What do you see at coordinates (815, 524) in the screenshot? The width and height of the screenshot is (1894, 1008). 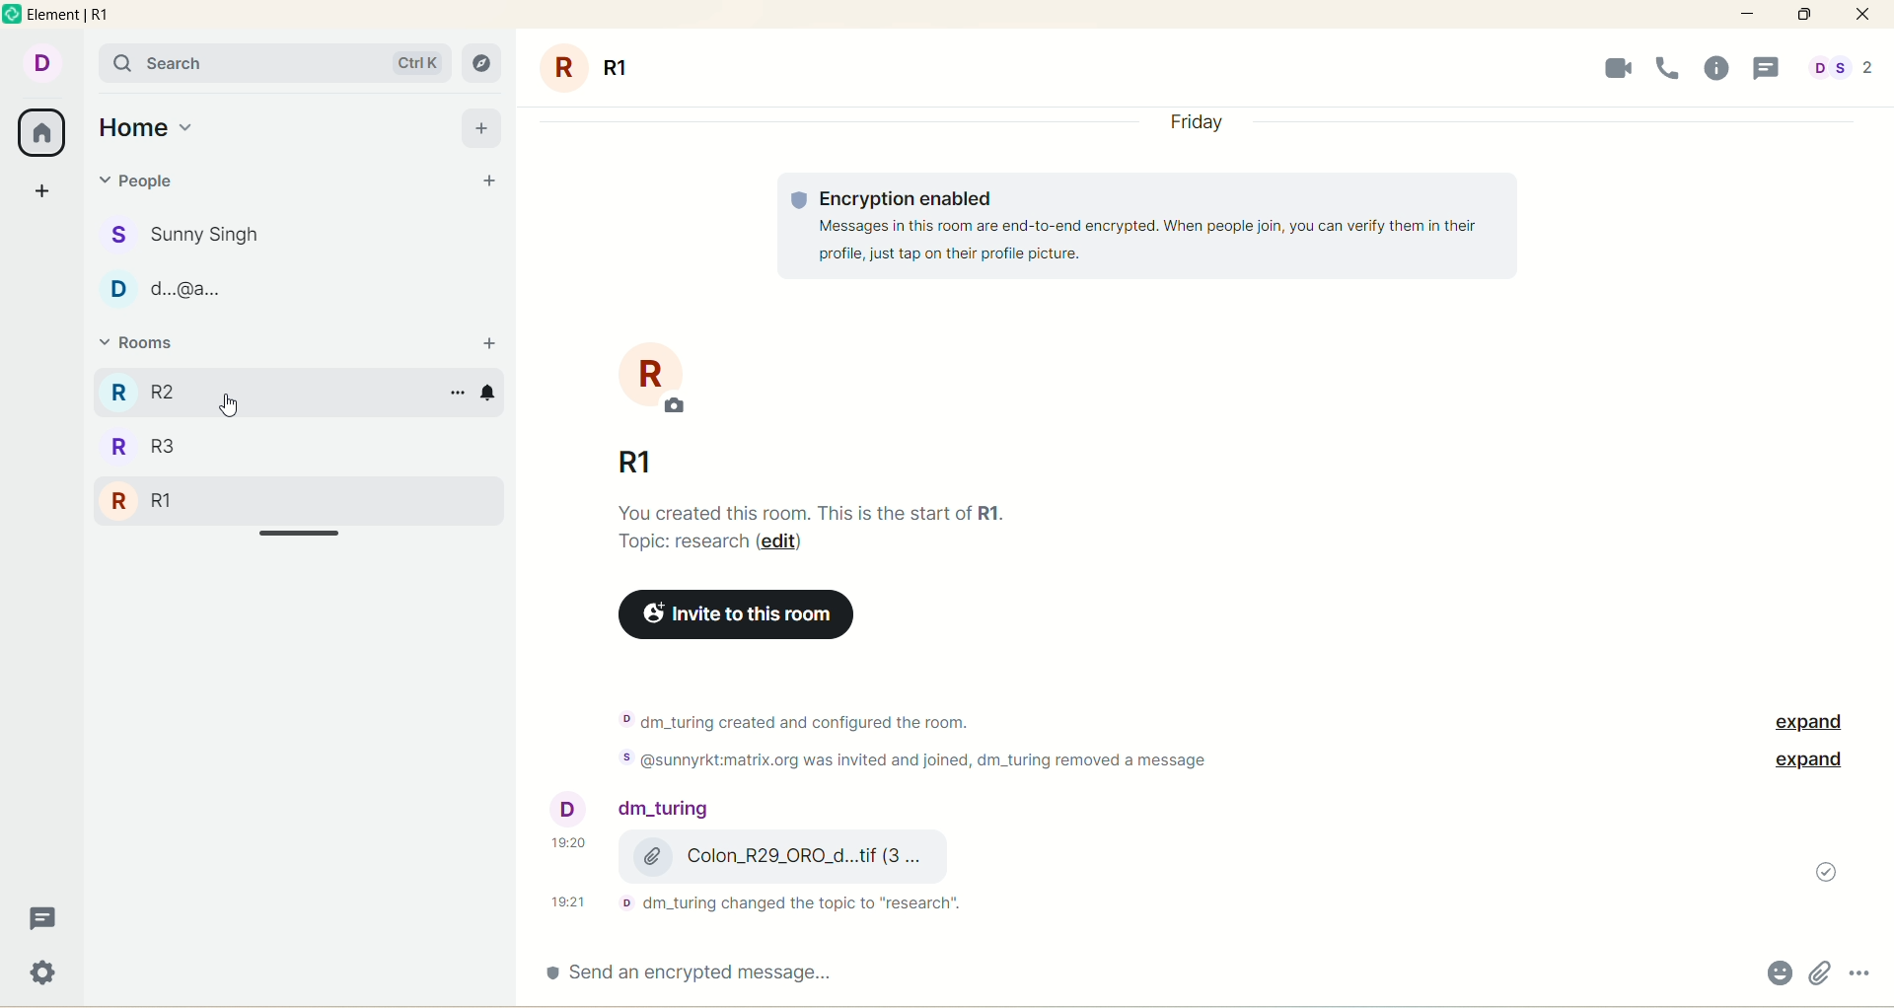 I see `text` at bounding box center [815, 524].